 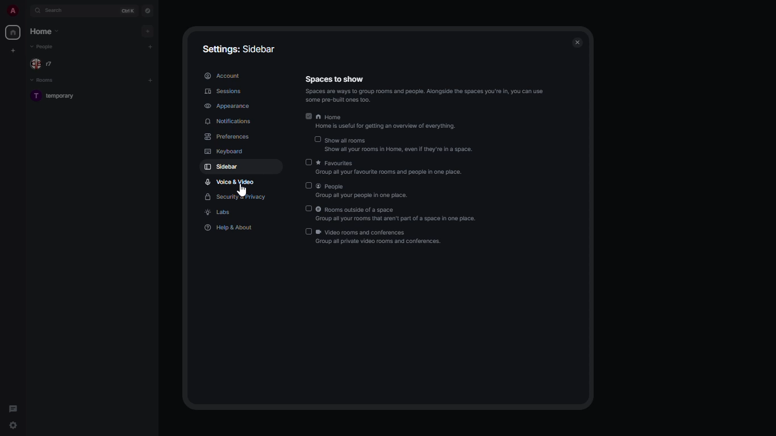 What do you see at coordinates (243, 191) in the screenshot?
I see `cursor` at bounding box center [243, 191].